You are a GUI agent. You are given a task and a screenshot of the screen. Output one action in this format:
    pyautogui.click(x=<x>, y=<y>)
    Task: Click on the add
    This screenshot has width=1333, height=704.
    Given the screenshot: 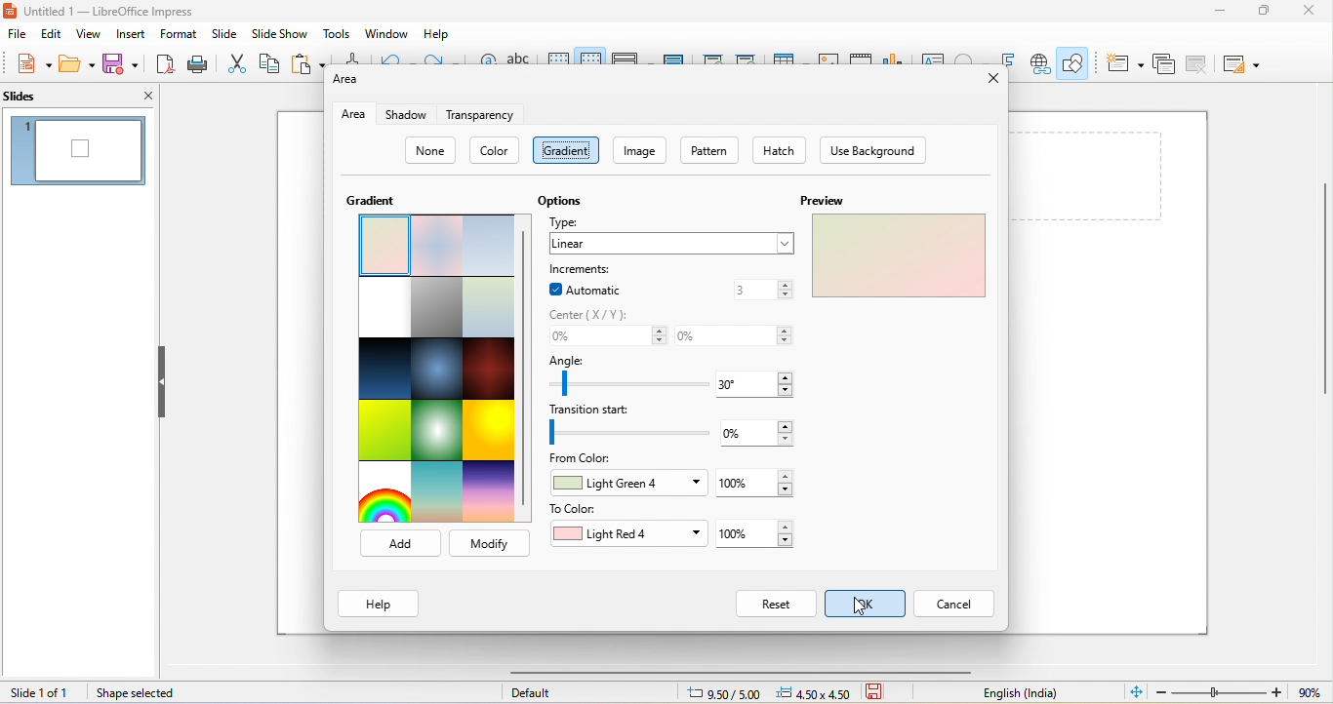 What is the action you would take?
    pyautogui.click(x=399, y=545)
    